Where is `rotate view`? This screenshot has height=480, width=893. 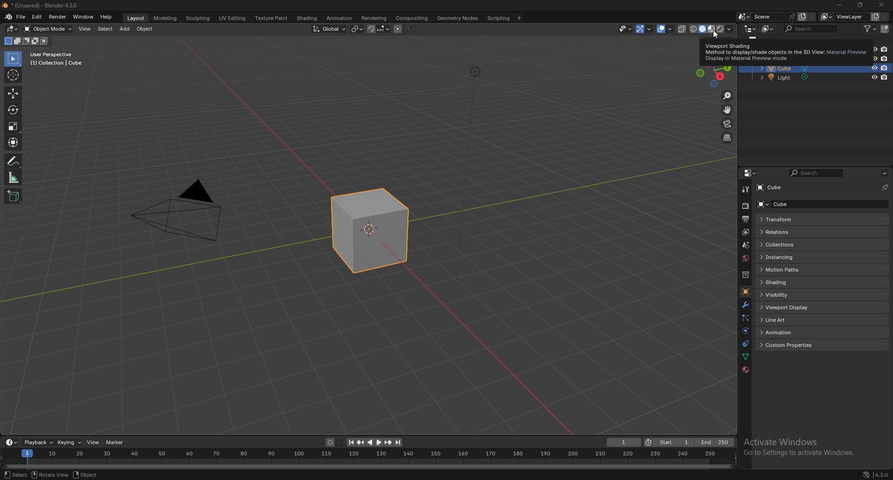
rotate view is located at coordinates (50, 475).